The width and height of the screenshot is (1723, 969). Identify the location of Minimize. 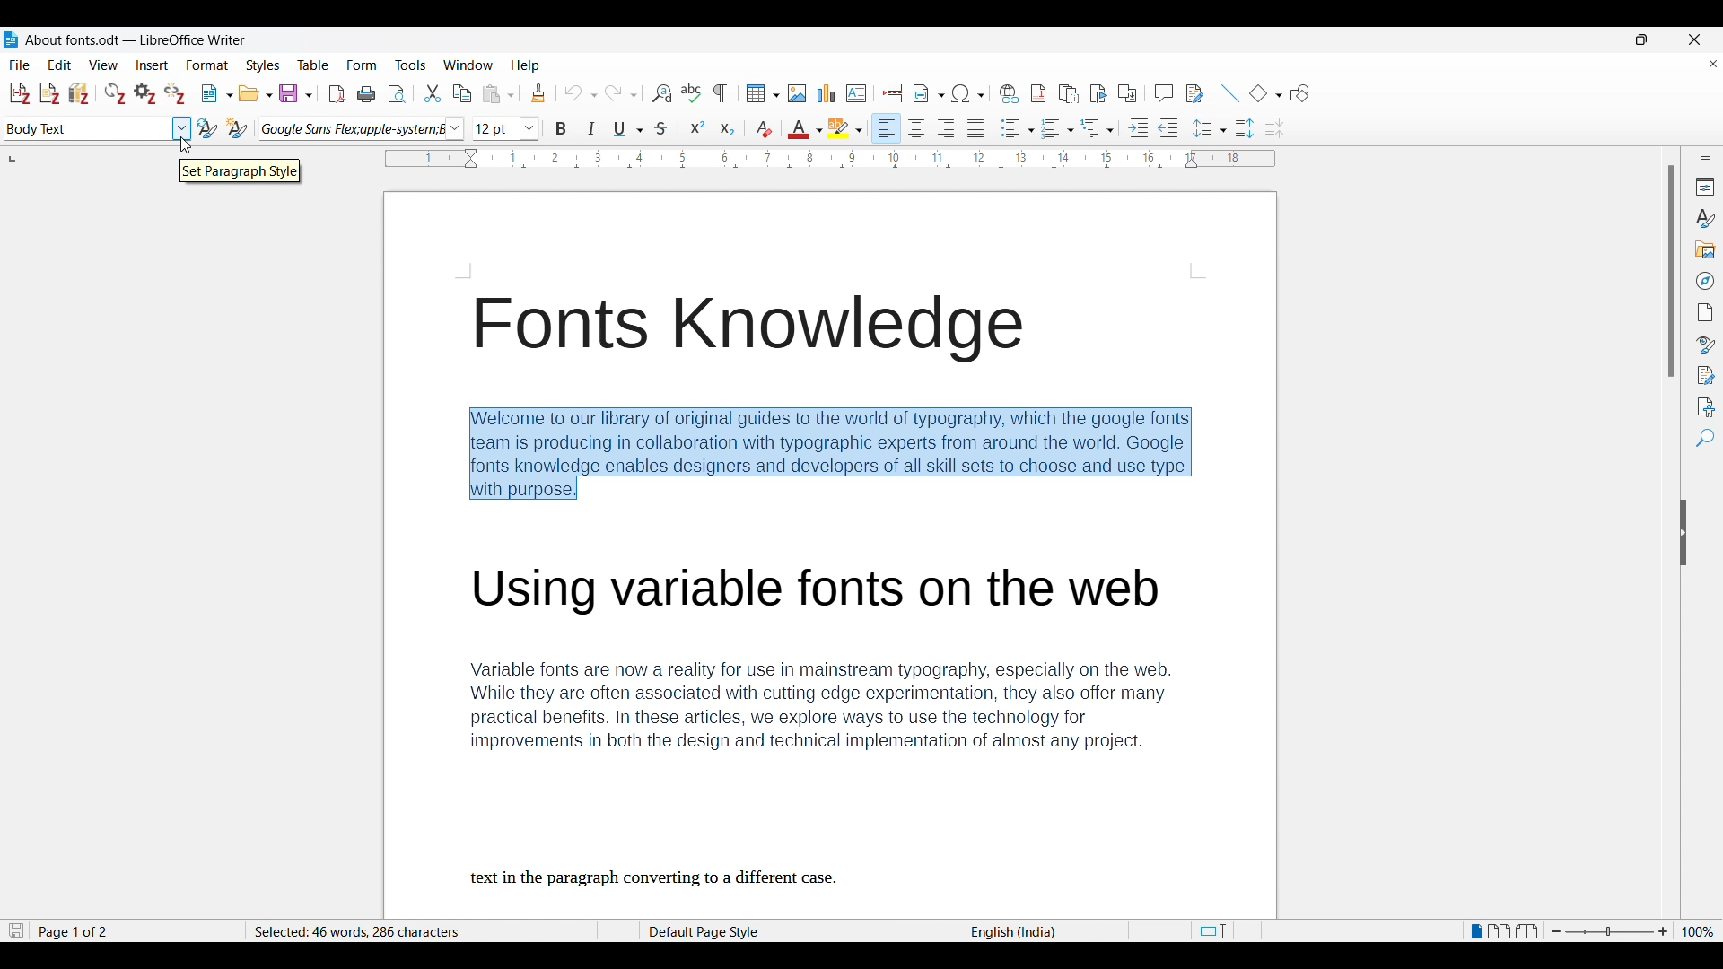
(1589, 39).